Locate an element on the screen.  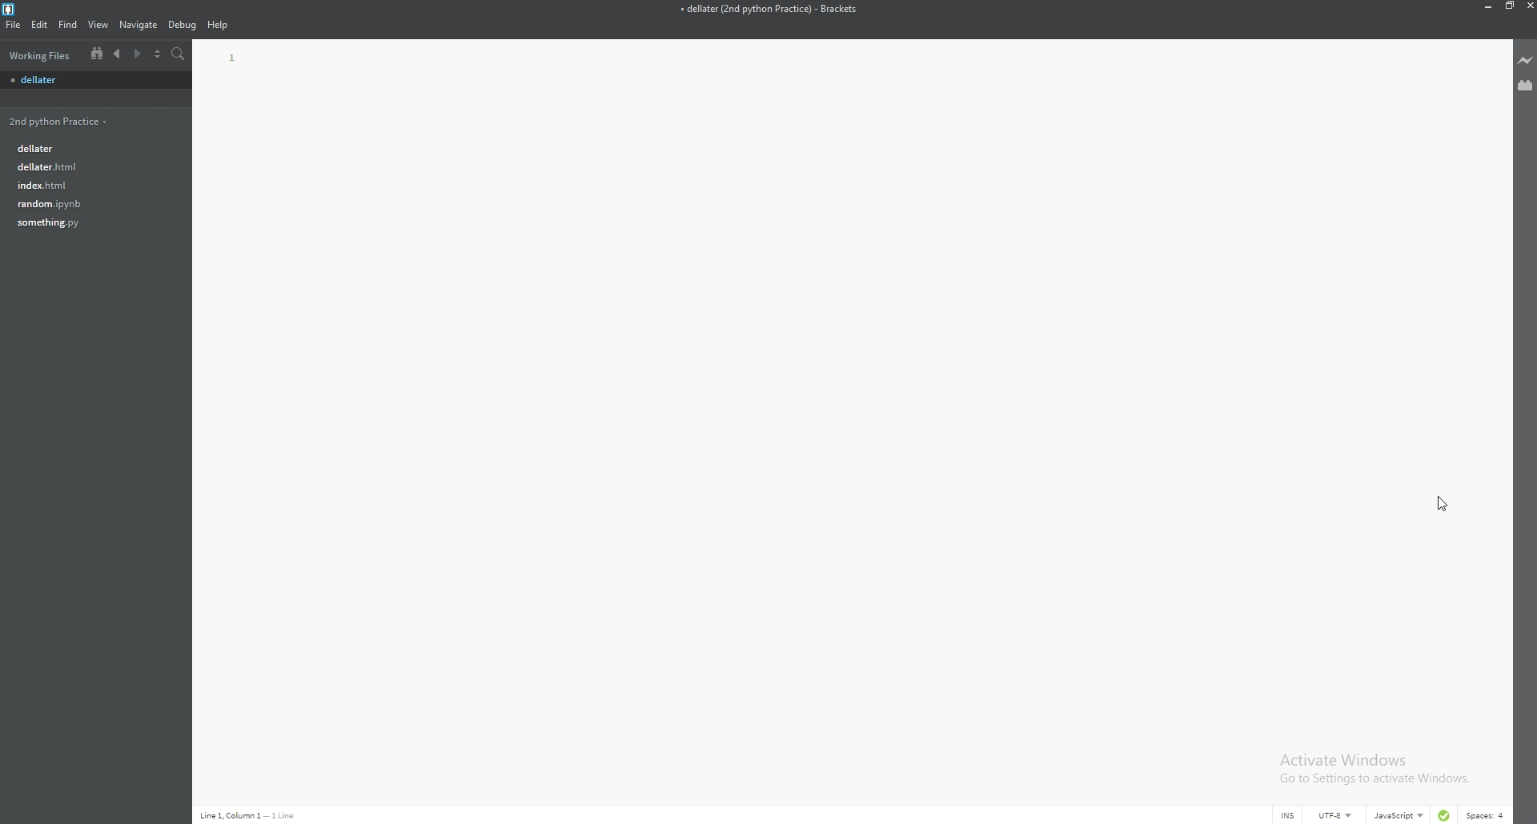
linter is located at coordinates (1445, 816).